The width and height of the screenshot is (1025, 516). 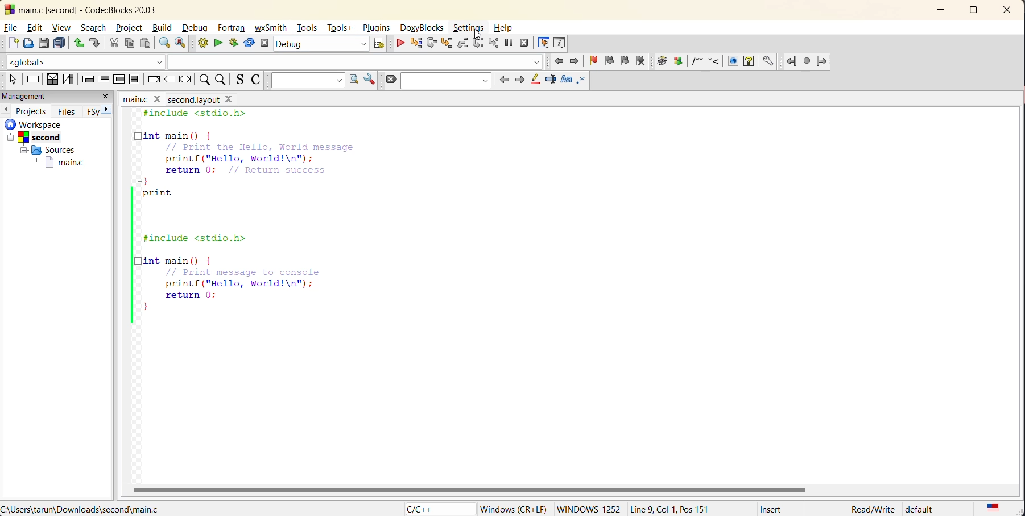 I want to click on zoom in, so click(x=221, y=81).